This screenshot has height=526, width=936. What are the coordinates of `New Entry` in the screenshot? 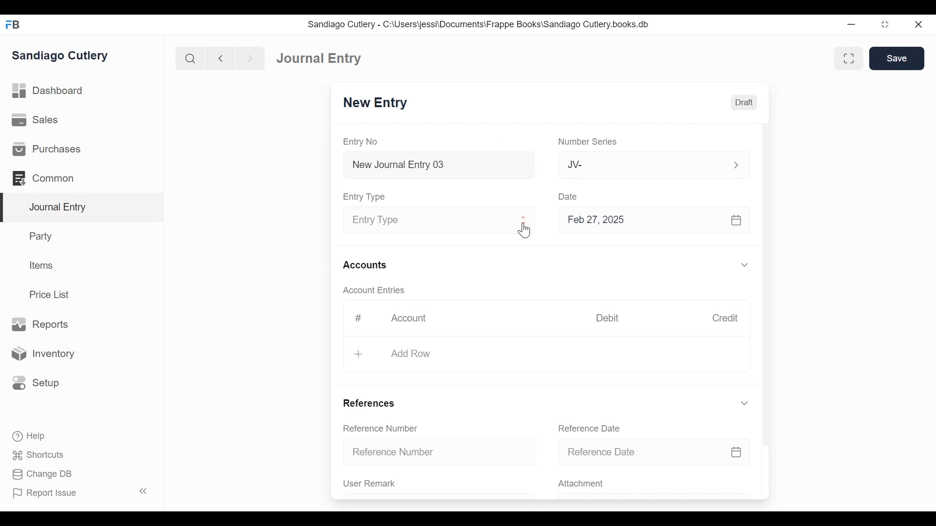 It's located at (376, 103).